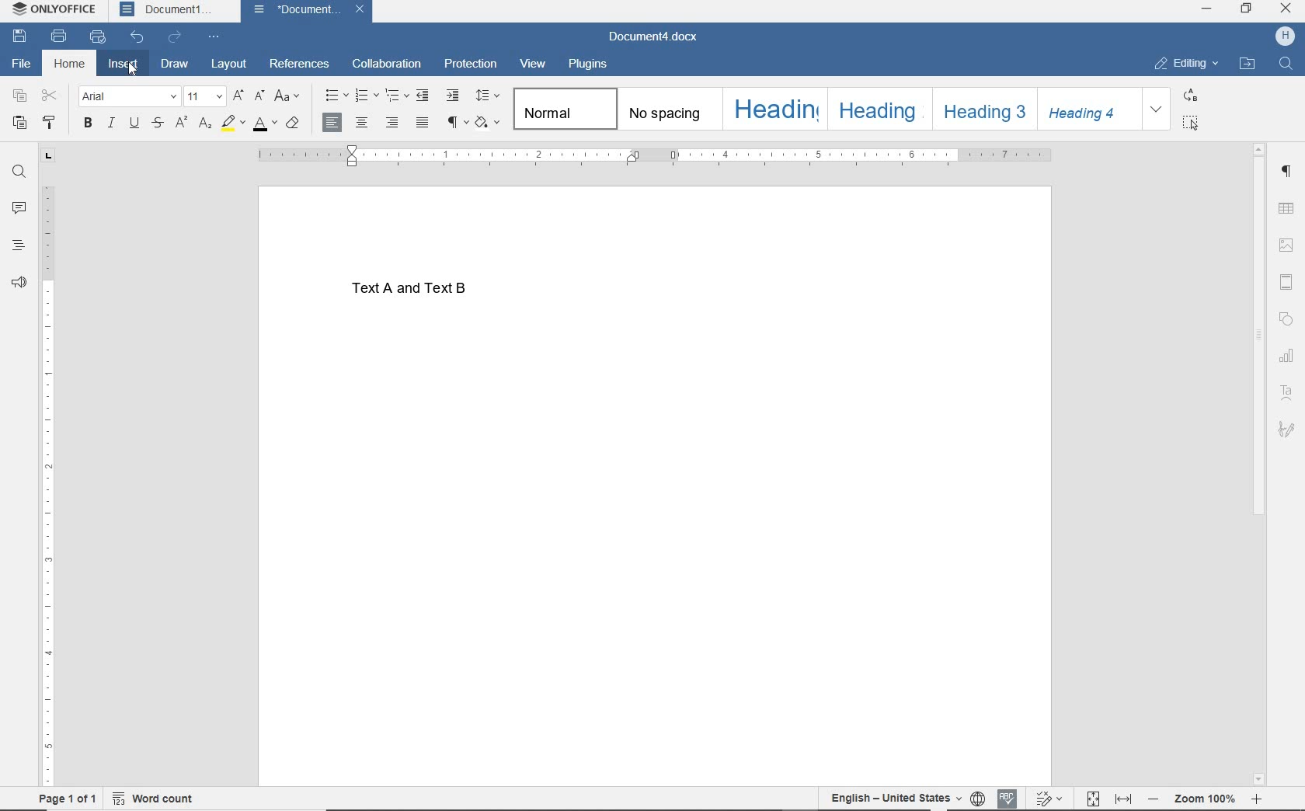  I want to click on NO SPACING, so click(667, 109).